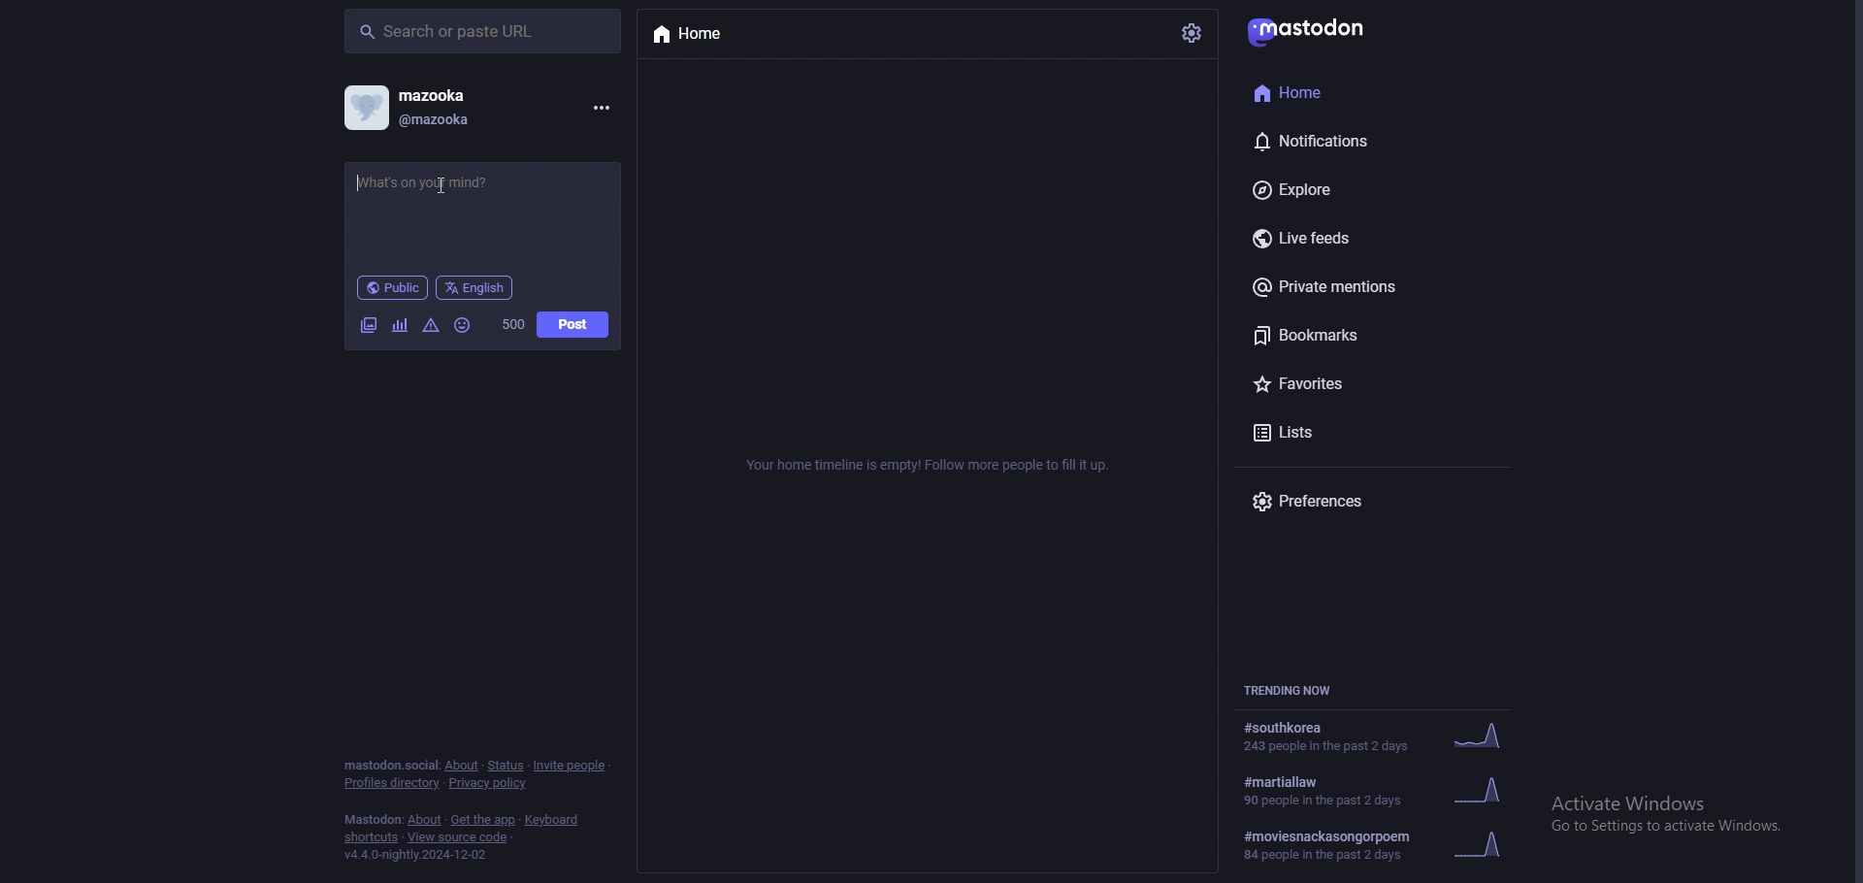 This screenshot has height=883, width=1863. I want to click on emoji, so click(463, 326).